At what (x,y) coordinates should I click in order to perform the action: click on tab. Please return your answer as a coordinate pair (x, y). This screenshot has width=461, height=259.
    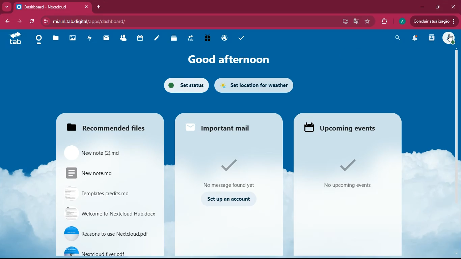
    Looking at the image, I should click on (190, 39).